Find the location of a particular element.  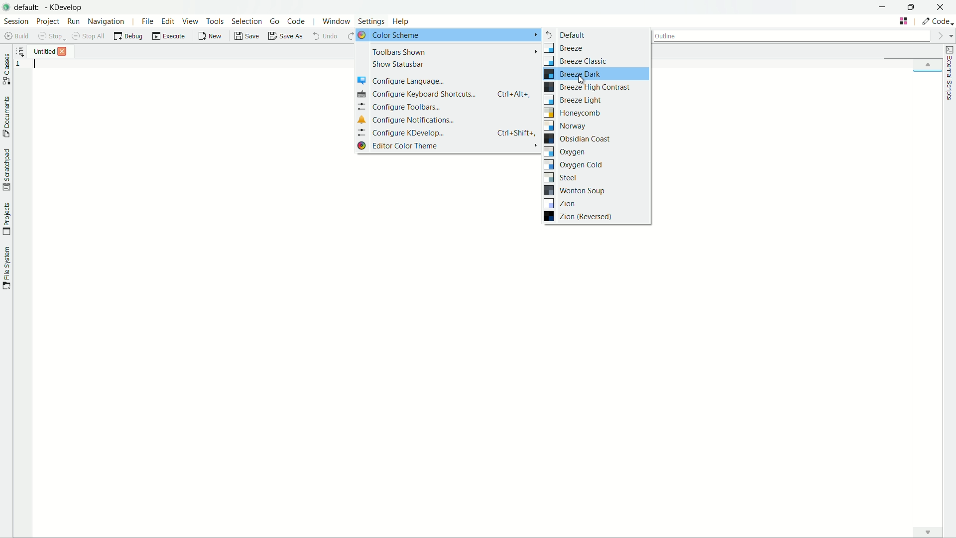

maximize or restore is located at coordinates (910, 6).